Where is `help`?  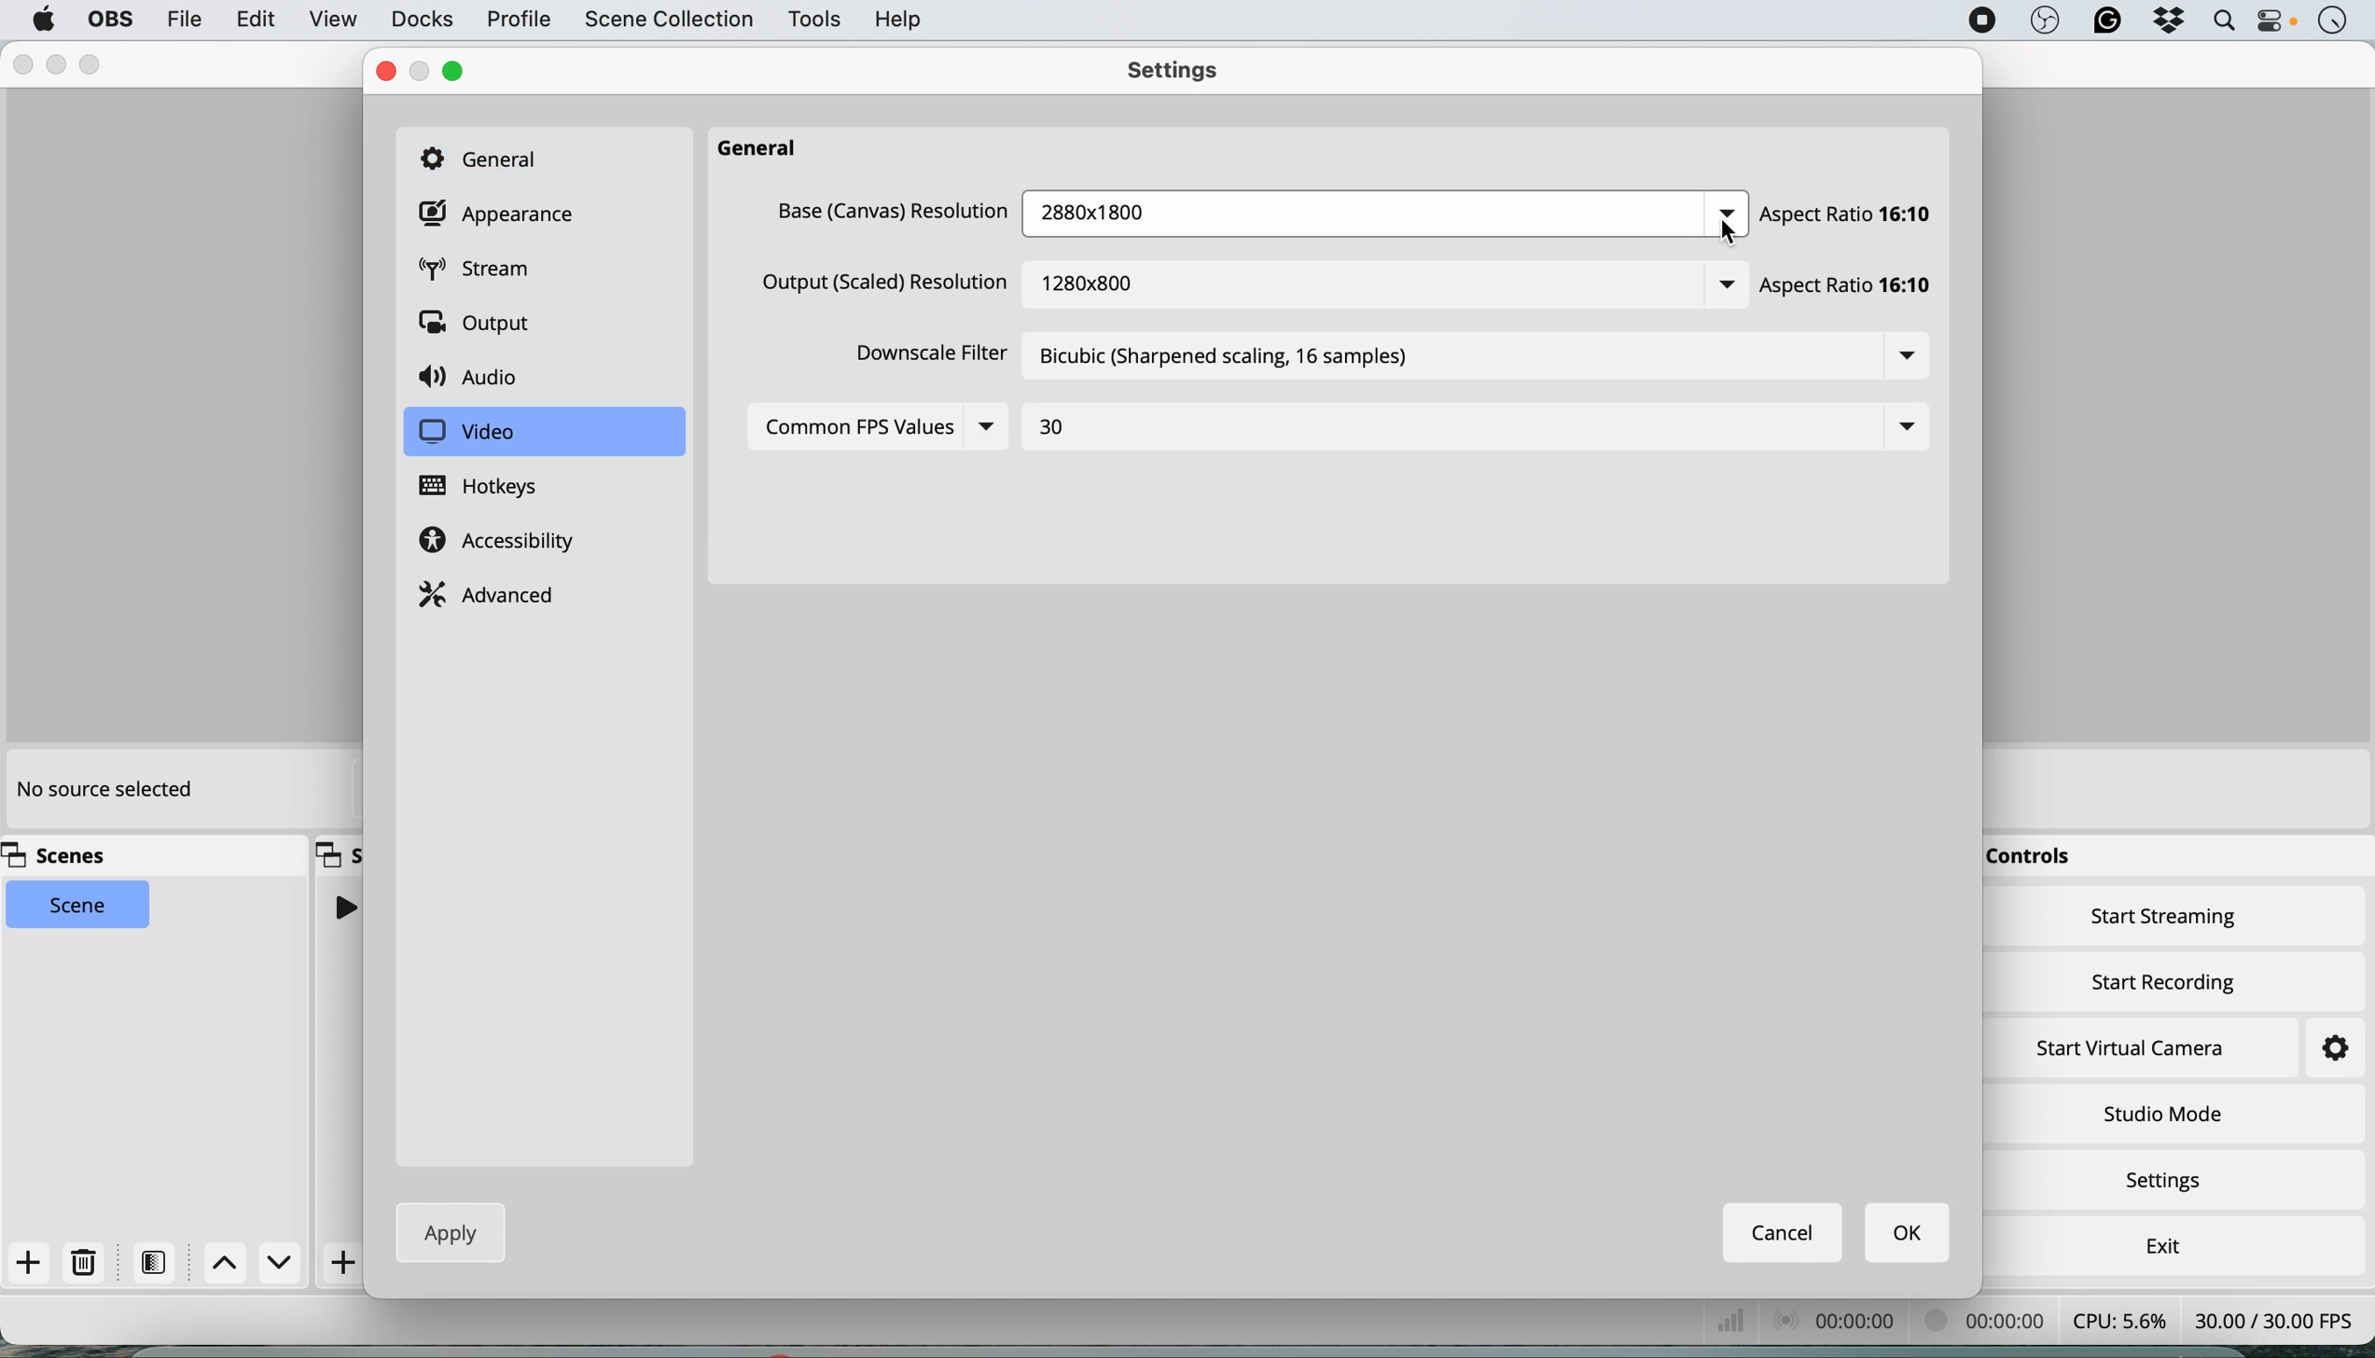 help is located at coordinates (901, 19).